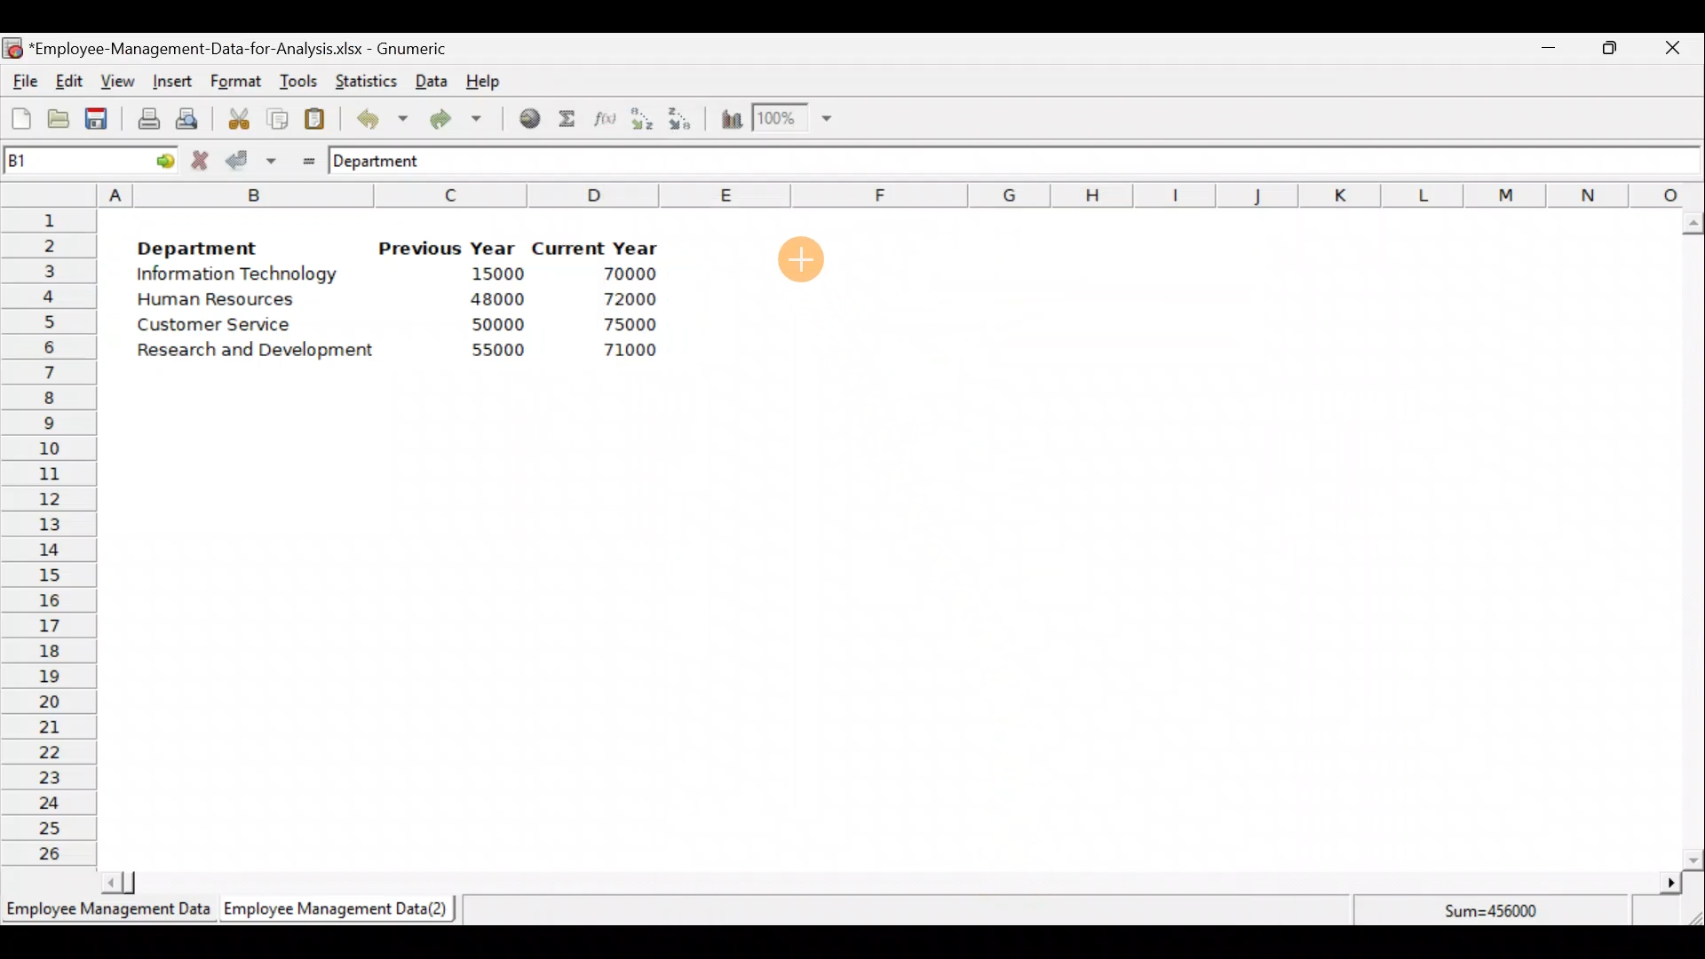 Image resolution: width=1705 pixels, height=959 pixels. I want to click on Gnumeric logo, so click(12, 50).